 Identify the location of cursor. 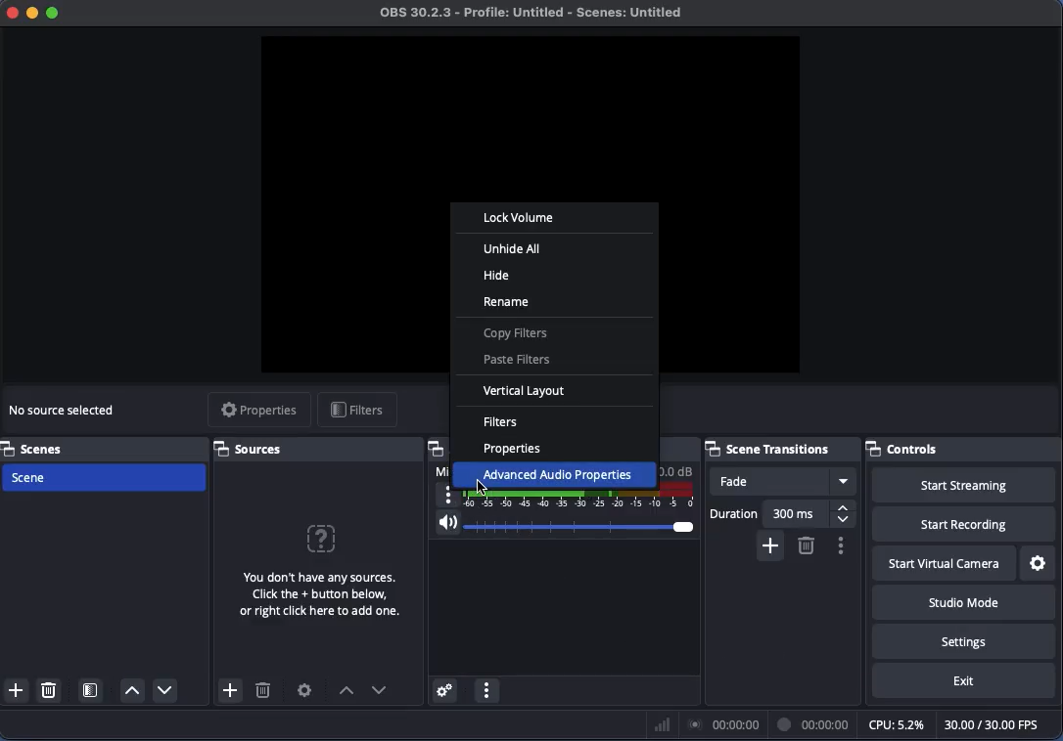
(483, 489).